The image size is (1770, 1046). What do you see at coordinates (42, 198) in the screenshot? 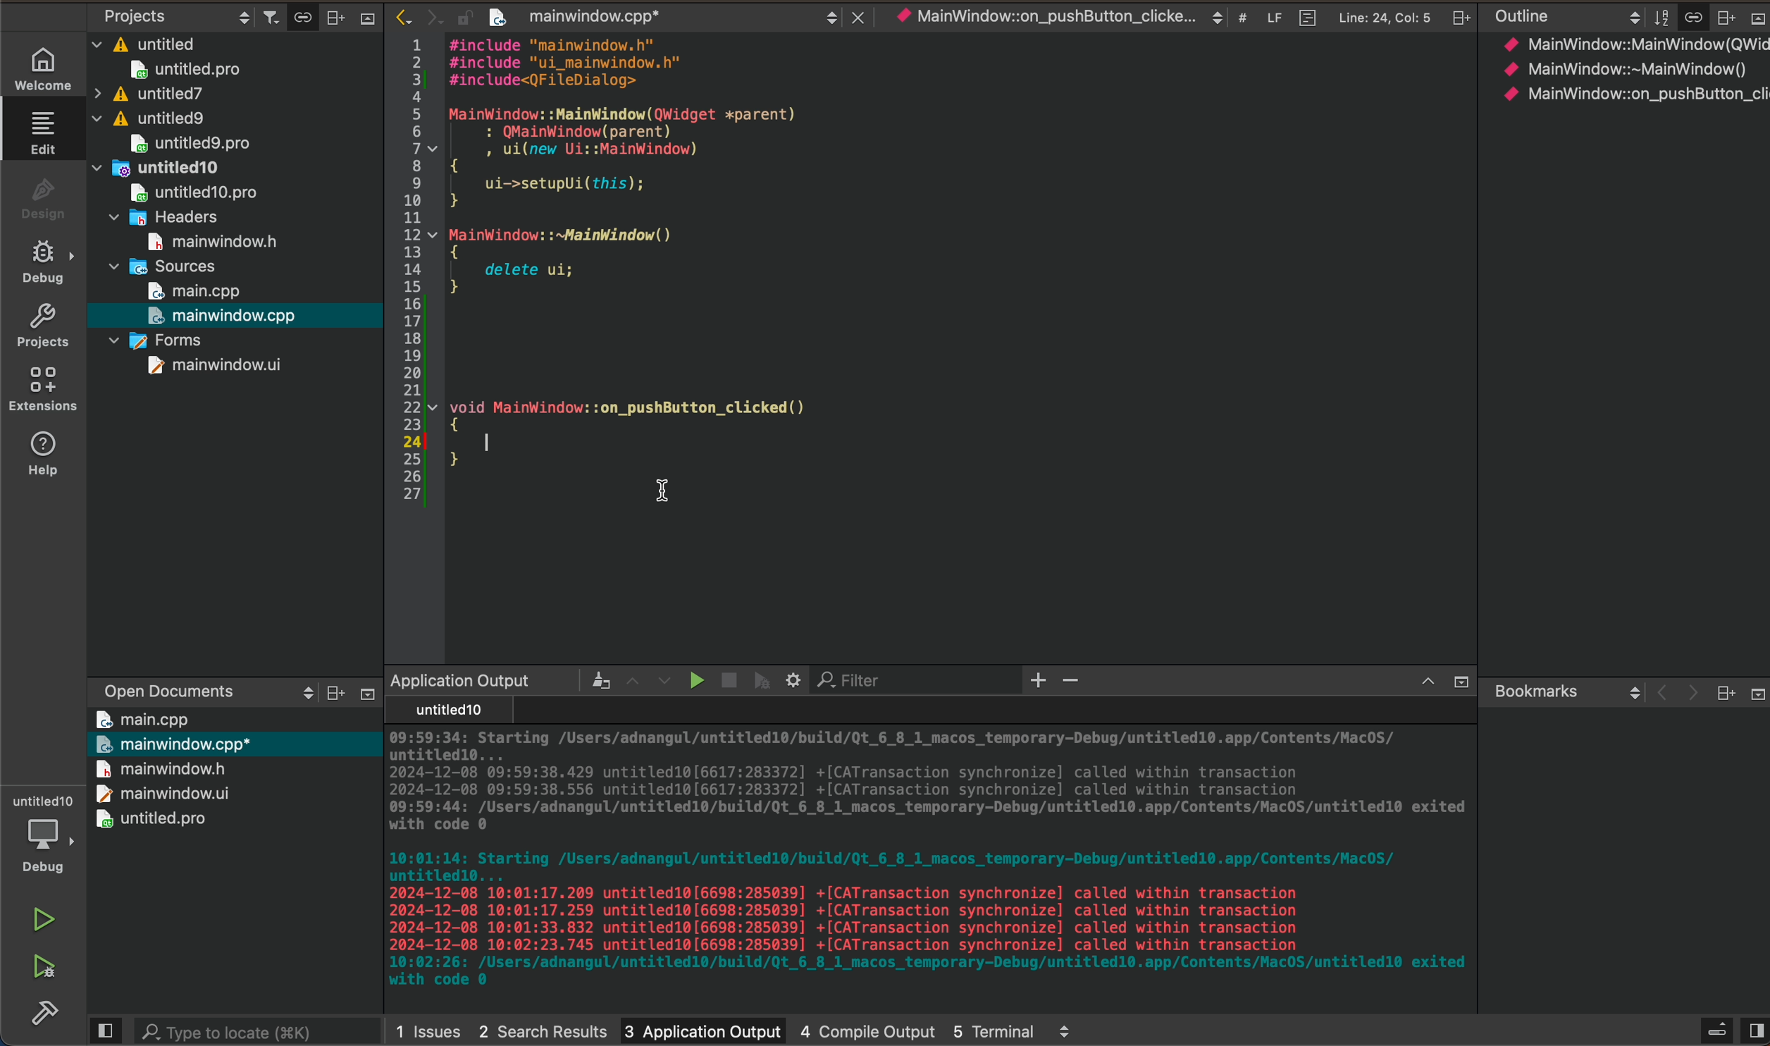
I see `design` at bounding box center [42, 198].